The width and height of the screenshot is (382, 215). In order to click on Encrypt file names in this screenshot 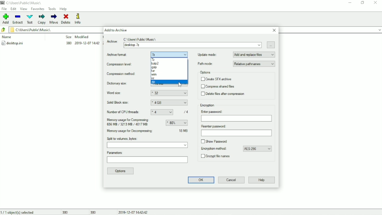, I will do `click(218, 157)`.